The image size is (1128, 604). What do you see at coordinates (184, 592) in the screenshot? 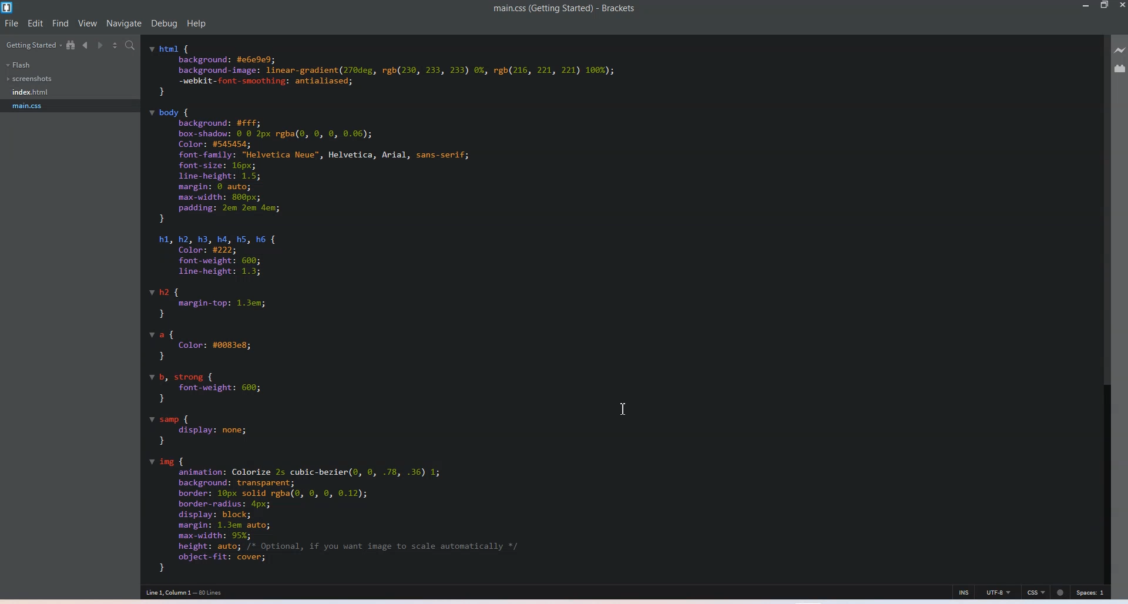
I see `Line 1, column 1 - 80 lines` at bounding box center [184, 592].